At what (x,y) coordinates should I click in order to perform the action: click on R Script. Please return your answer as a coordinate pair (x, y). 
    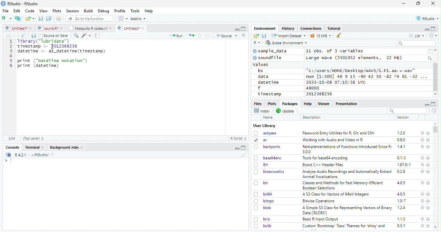
    Looking at the image, I should click on (238, 139).